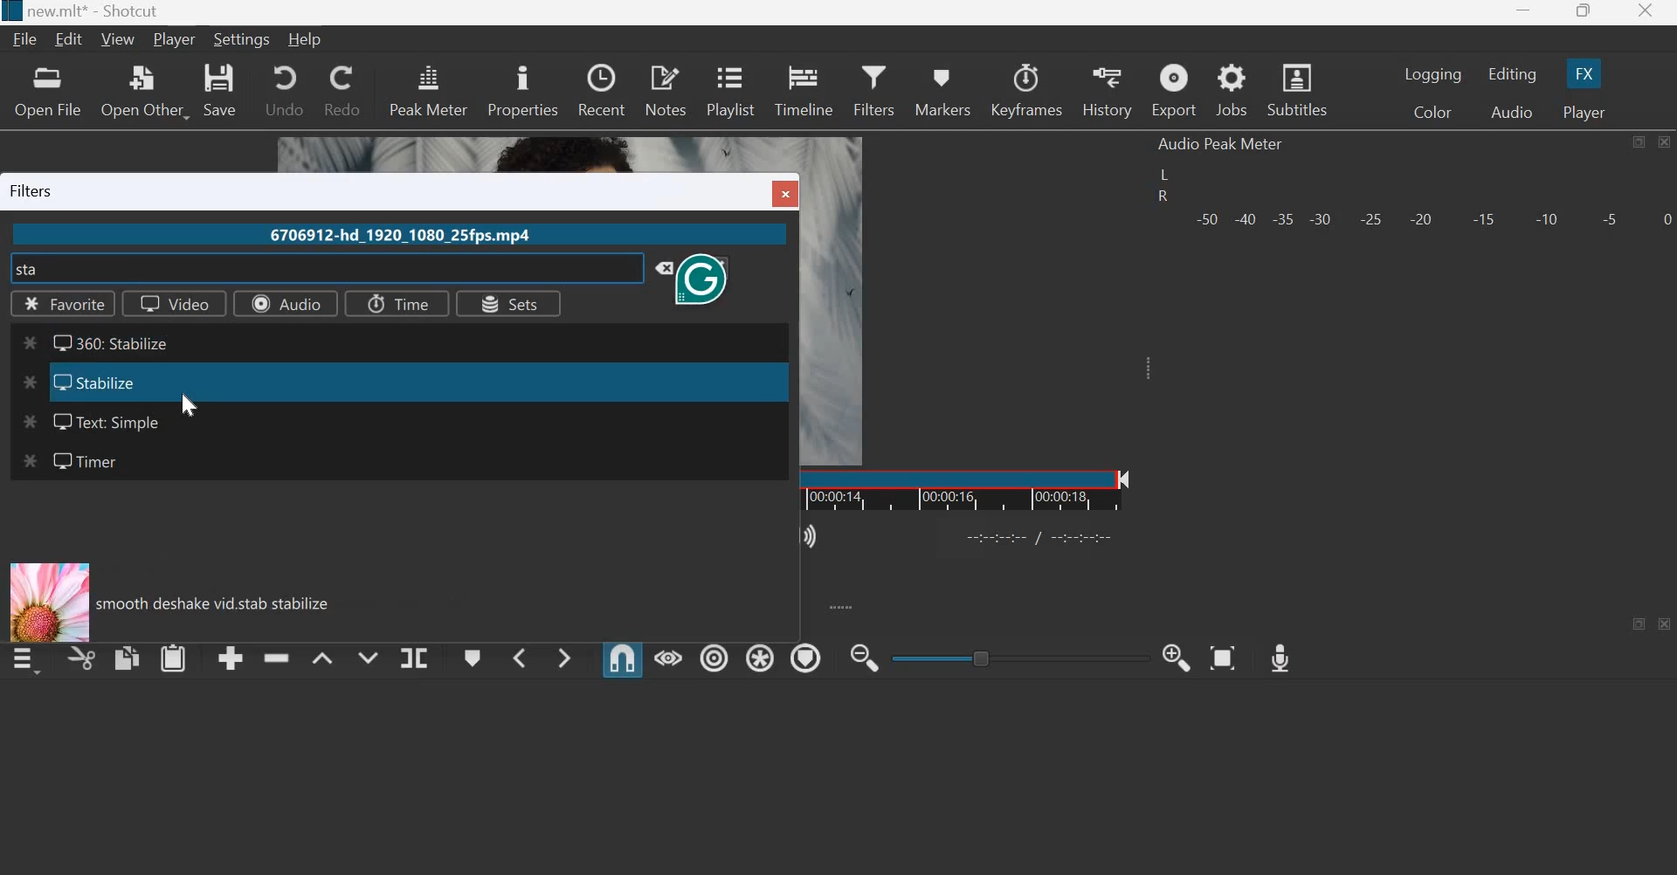 The height and width of the screenshot is (875, 1677). Describe the element at coordinates (33, 190) in the screenshot. I see `filters` at that location.